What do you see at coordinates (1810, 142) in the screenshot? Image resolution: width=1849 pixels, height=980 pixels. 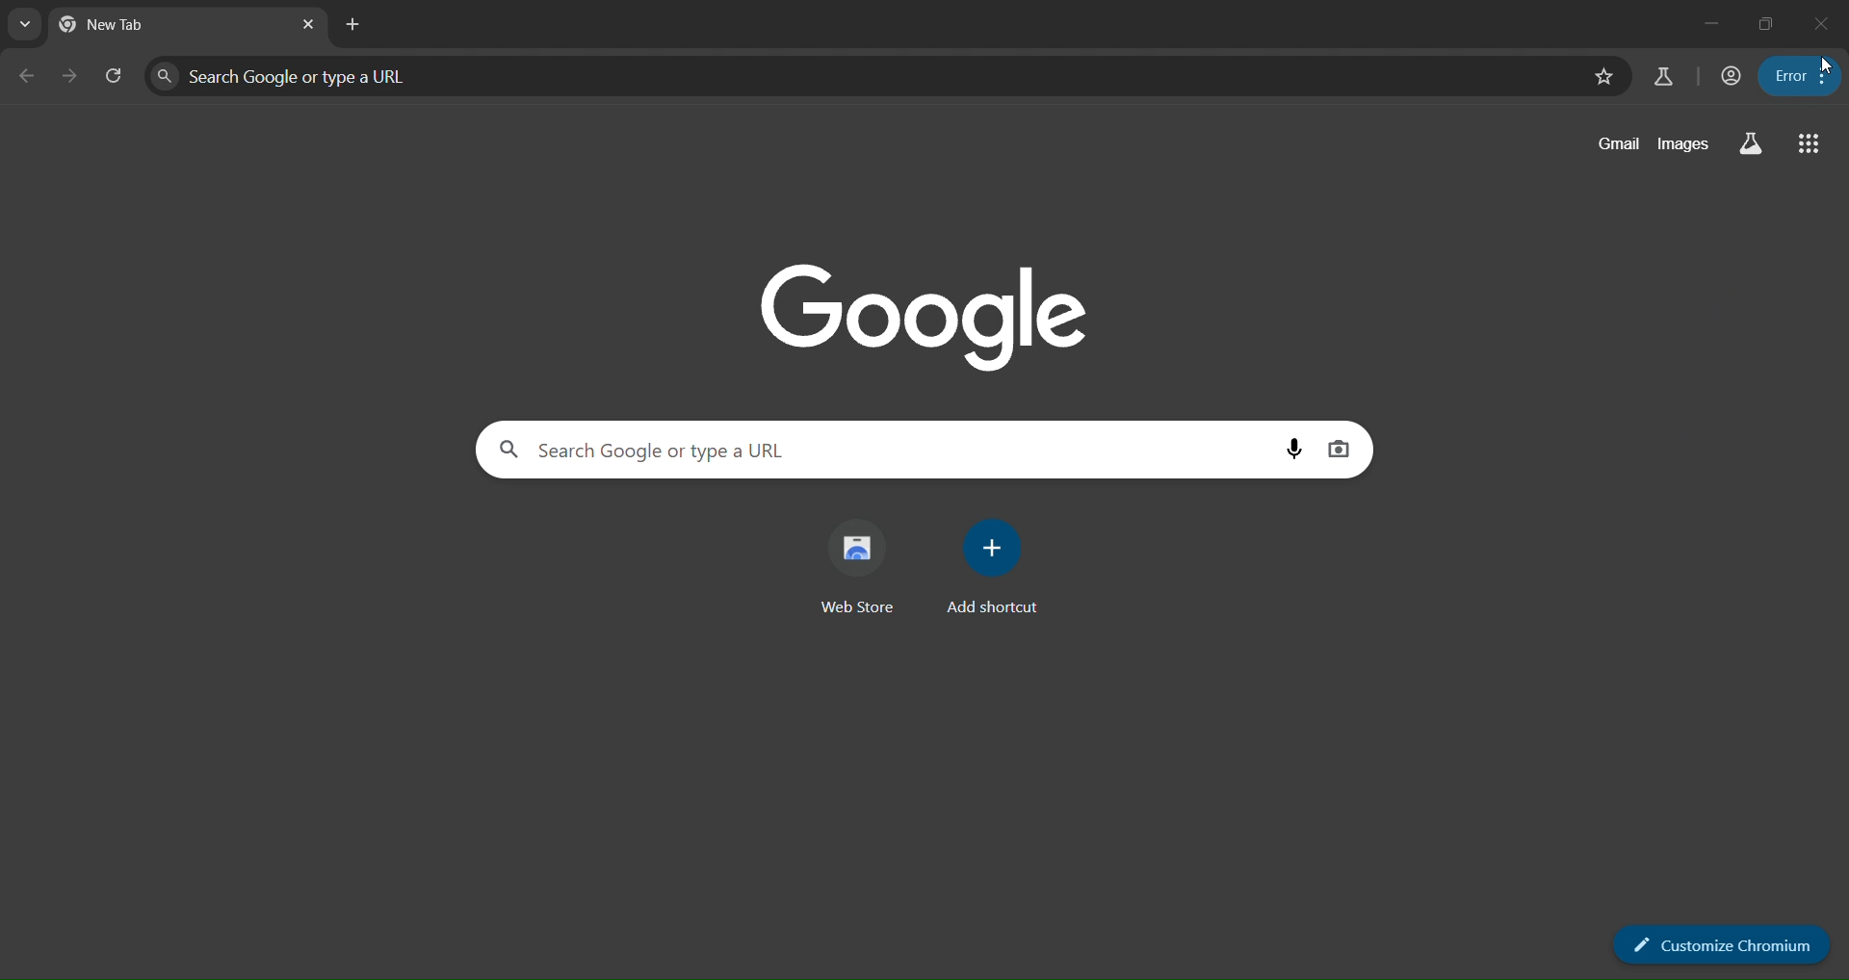 I see `google apps` at bounding box center [1810, 142].